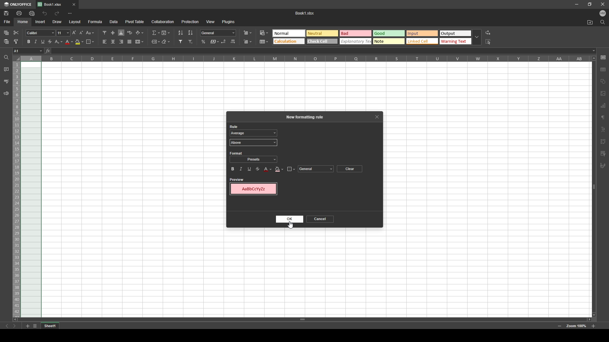  Describe the element at coordinates (156, 42) in the screenshot. I see `named ranges` at that location.